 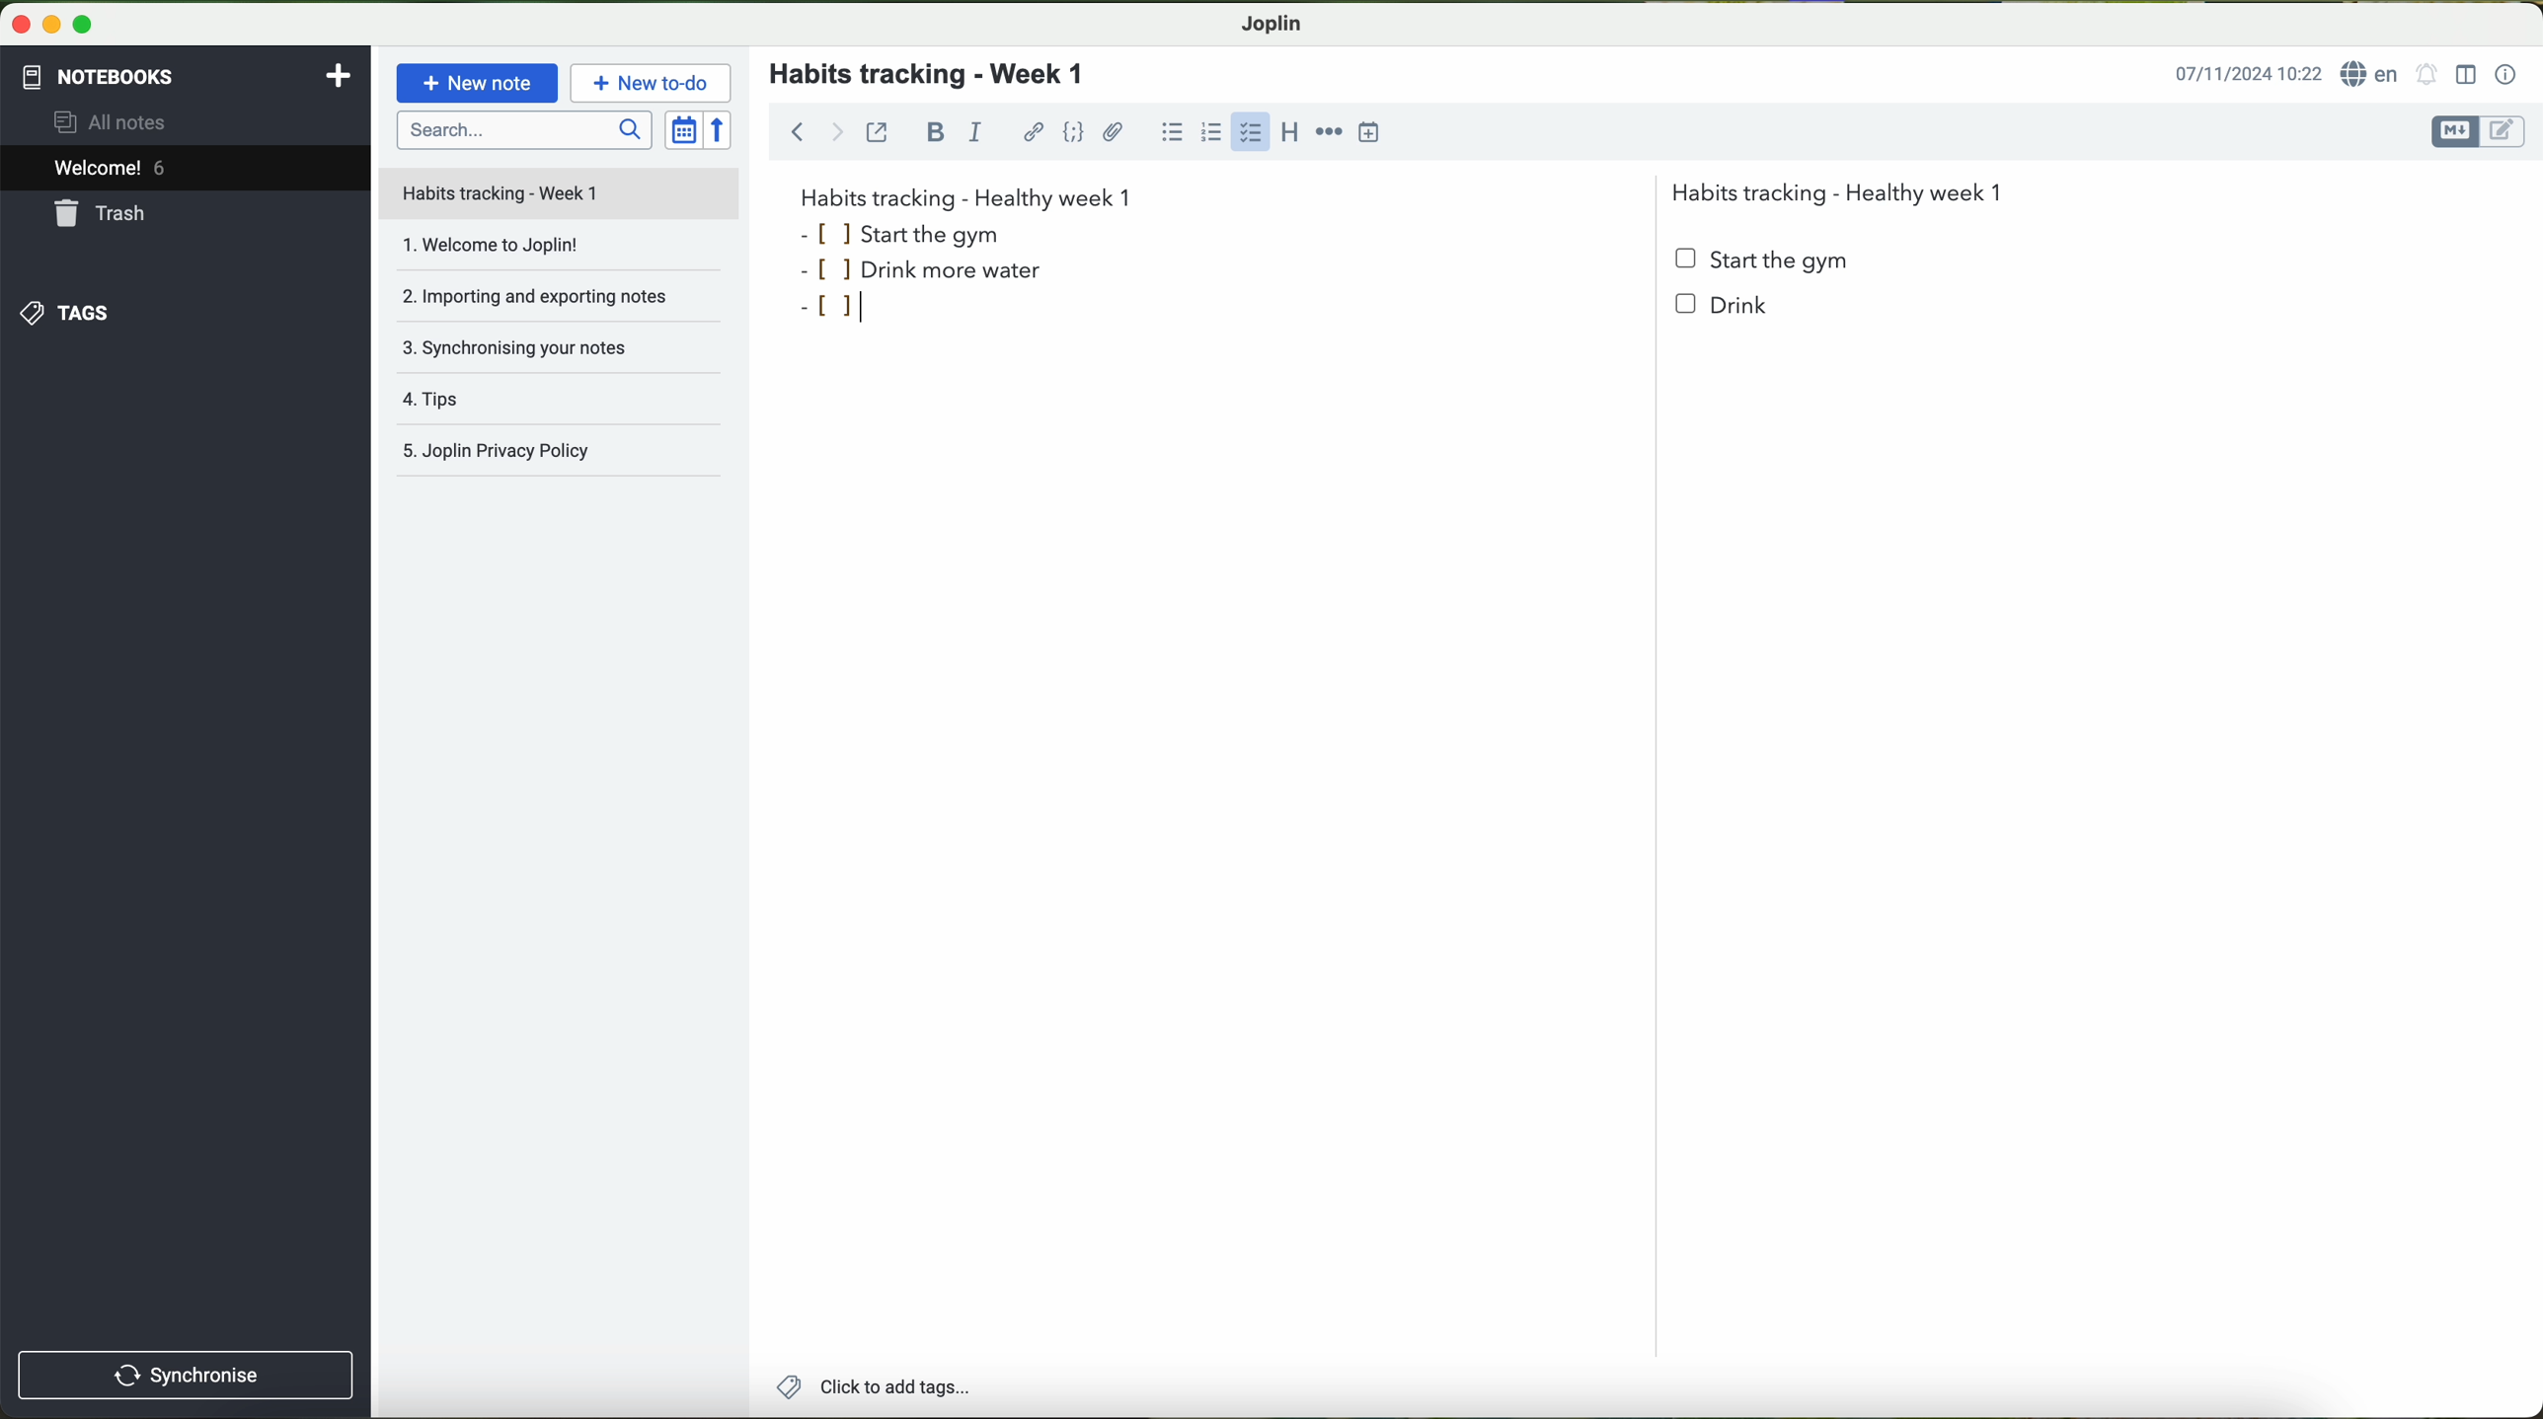 I want to click on start the gym, so click(x=904, y=233).